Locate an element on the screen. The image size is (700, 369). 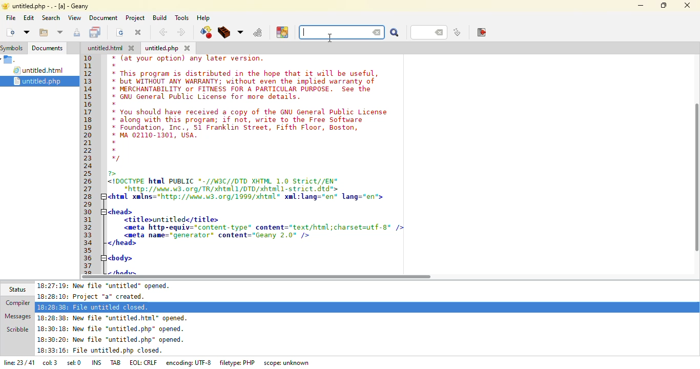
edit is located at coordinates (28, 17).